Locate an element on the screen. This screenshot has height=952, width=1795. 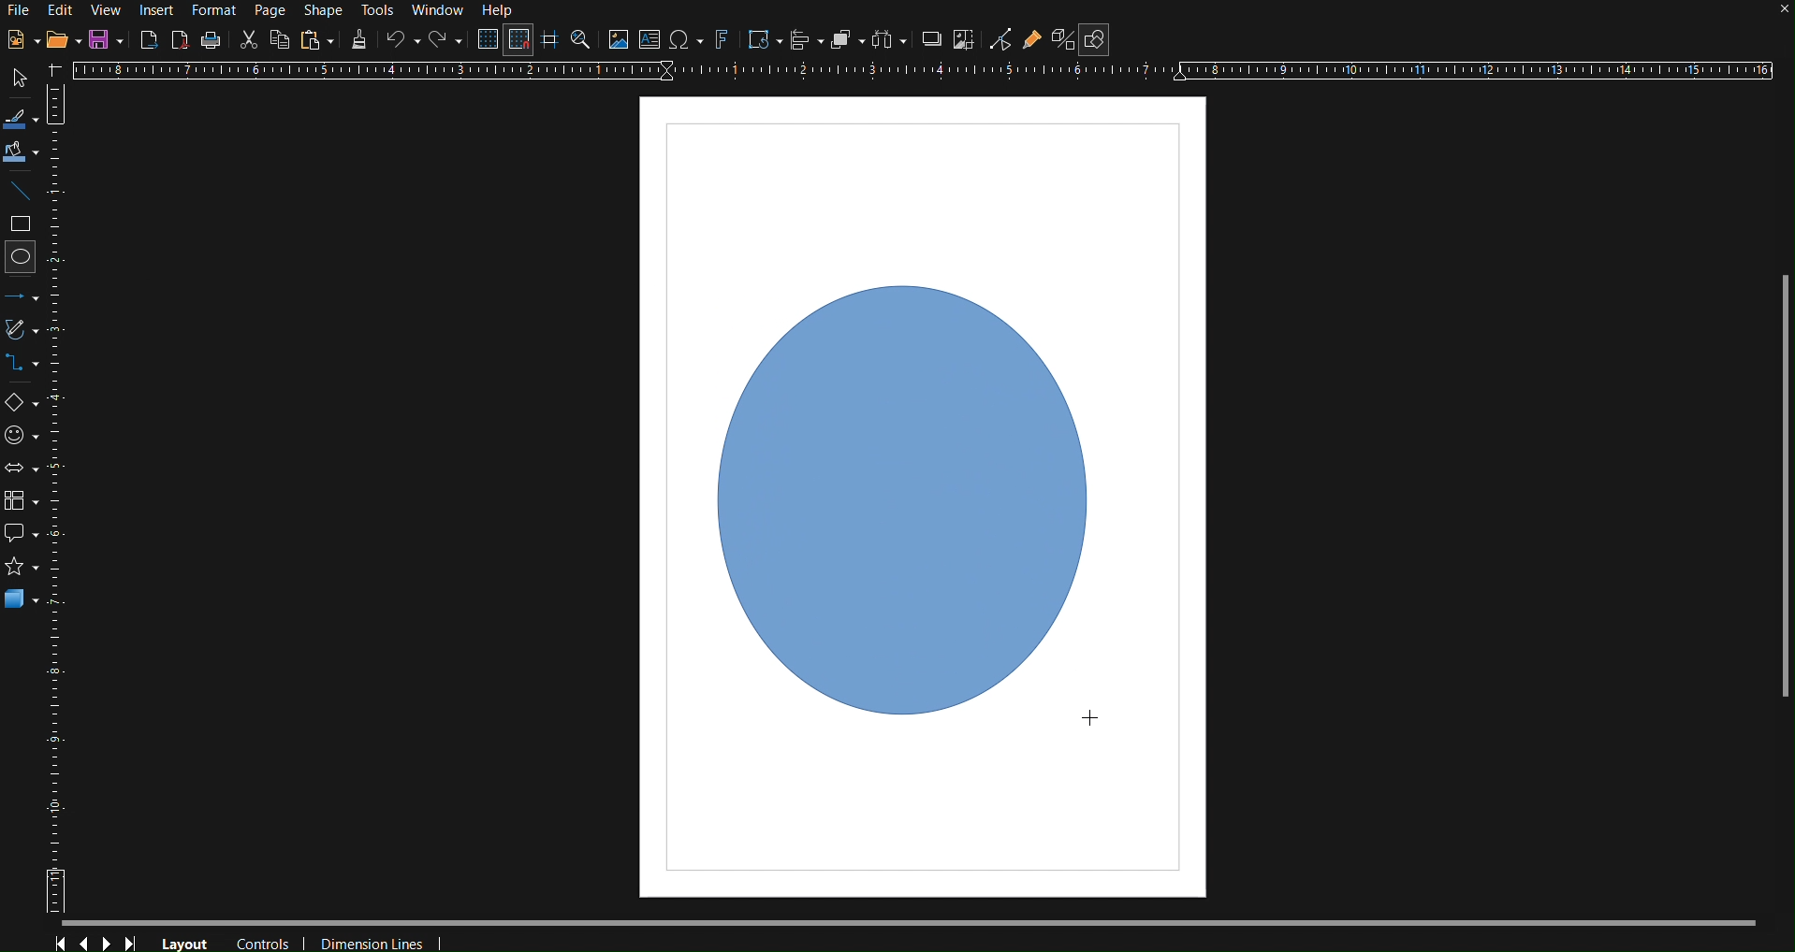
Save is located at coordinates (109, 40).